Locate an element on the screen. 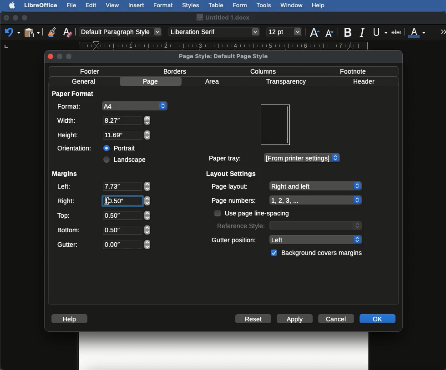 Image resolution: width=446 pixels, height=370 pixels. Close is located at coordinates (6, 18).